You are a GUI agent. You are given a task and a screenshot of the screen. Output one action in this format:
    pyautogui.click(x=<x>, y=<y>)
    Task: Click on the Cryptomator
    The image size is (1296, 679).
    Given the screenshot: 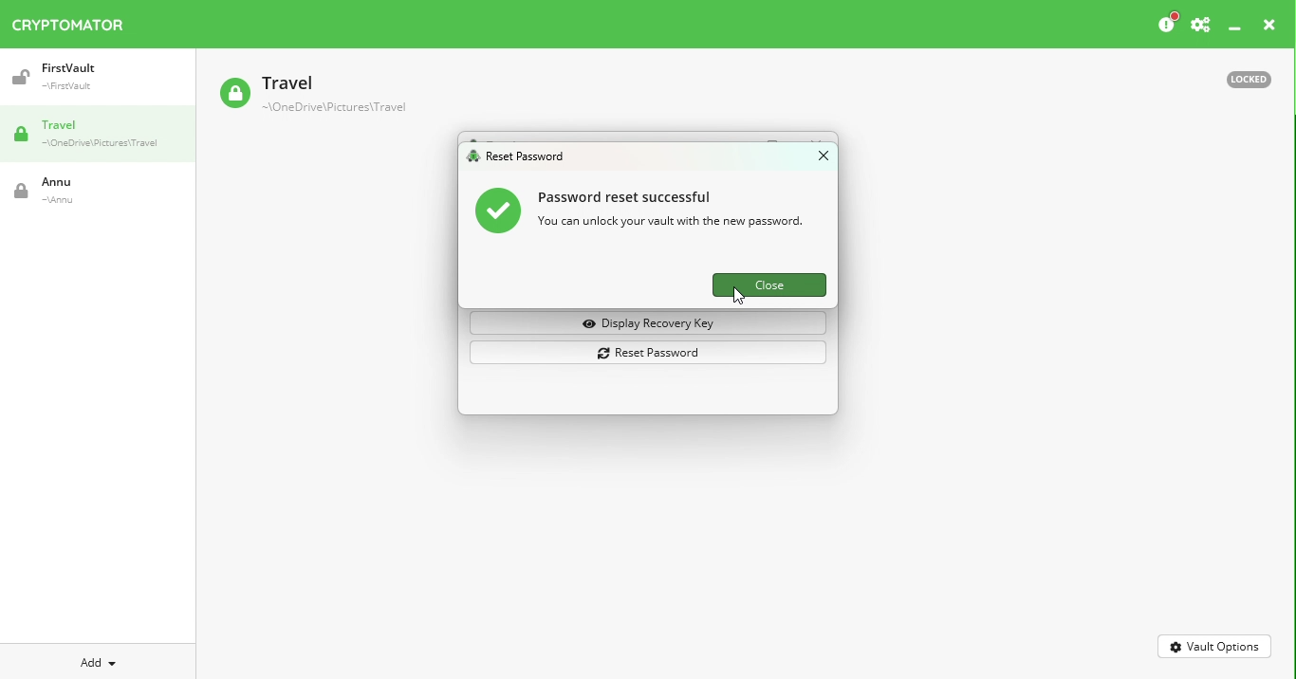 What is the action you would take?
    pyautogui.click(x=68, y=21)
    